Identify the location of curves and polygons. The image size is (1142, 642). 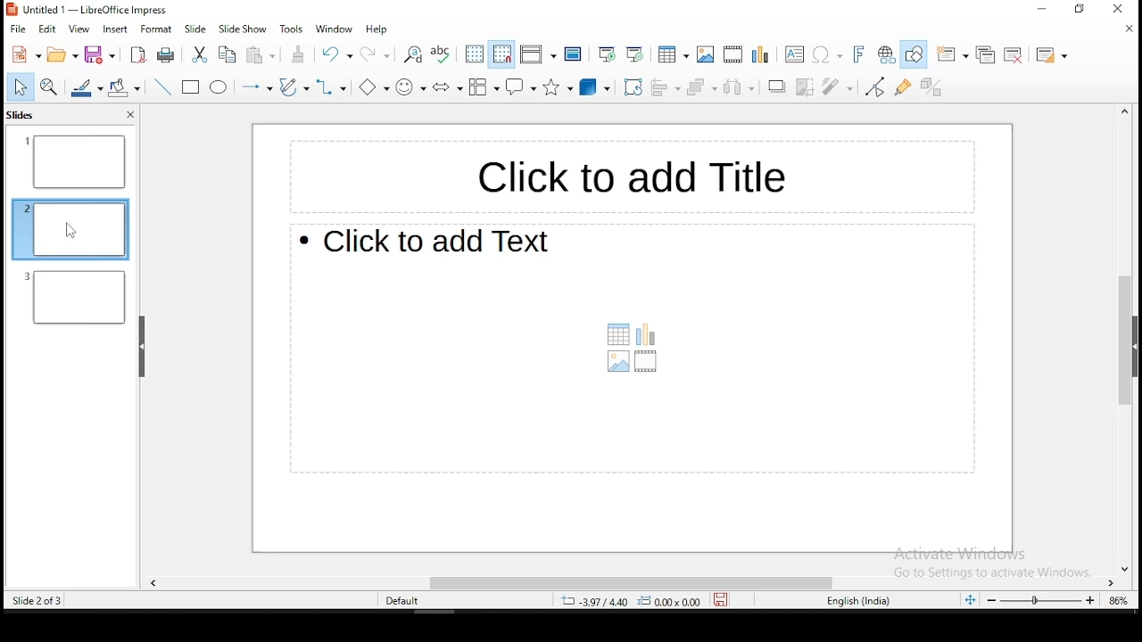
(294, 88).